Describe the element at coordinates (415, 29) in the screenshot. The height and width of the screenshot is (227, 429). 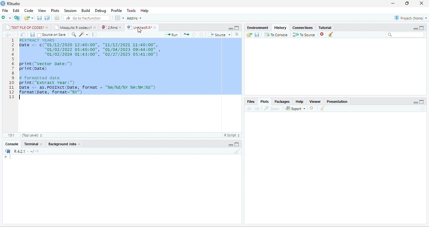
I see `minimize` at that location.